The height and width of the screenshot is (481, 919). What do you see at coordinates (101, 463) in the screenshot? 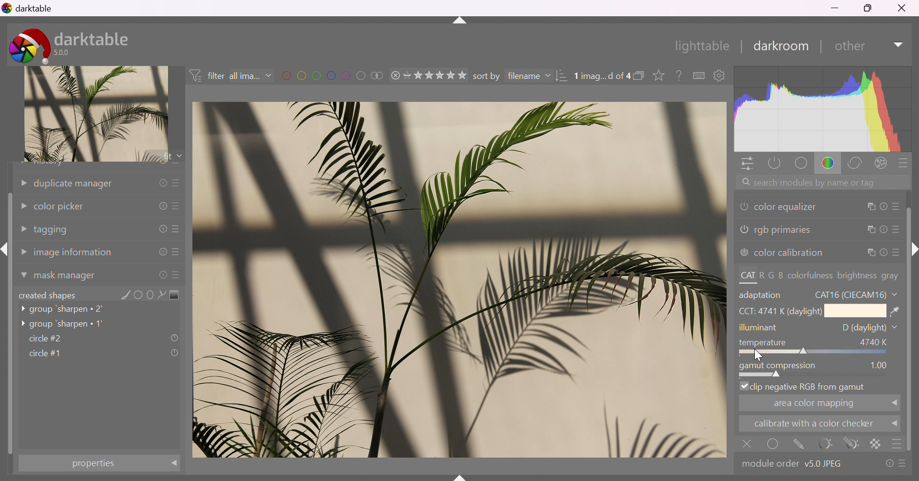
I see `properties` at bounding box center [101, 463].